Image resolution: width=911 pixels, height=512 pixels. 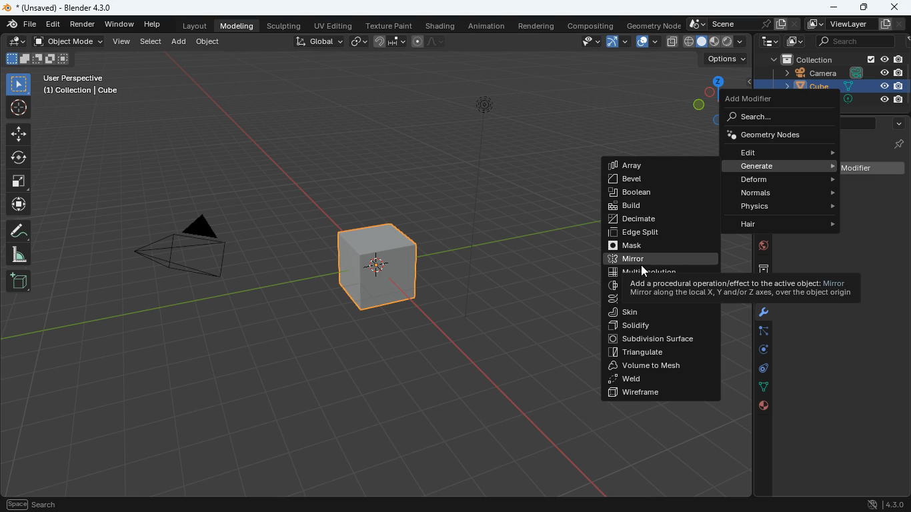 What do you see at coordinates (236, 26) in the screenshot?
I see `modeling` at bounding box center [236, 26].